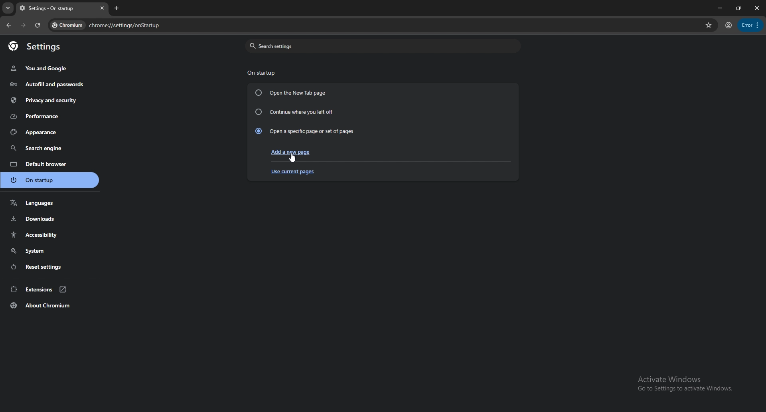 The image size is (766, 412). I want to click on settings, so click(41, 47).